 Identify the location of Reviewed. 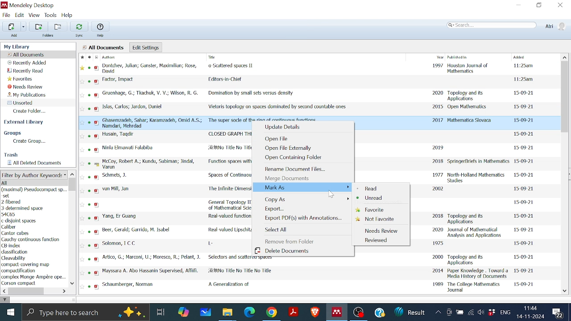
(380, 241).